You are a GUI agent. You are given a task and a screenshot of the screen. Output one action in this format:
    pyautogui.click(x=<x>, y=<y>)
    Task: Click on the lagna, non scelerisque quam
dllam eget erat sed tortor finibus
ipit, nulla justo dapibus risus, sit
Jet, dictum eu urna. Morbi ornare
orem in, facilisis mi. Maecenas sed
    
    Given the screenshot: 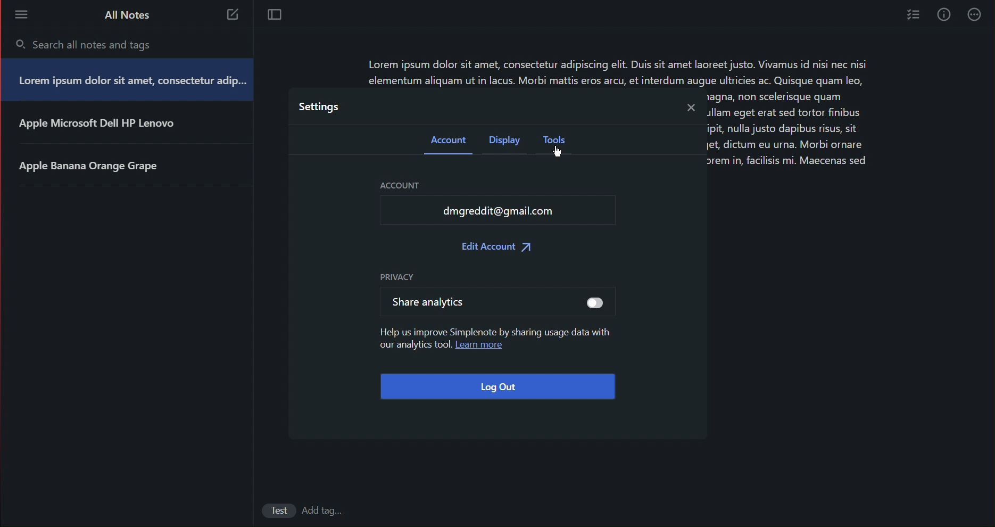 What is the action you would take?
    pyautogui.click(x=789, y=134)
    